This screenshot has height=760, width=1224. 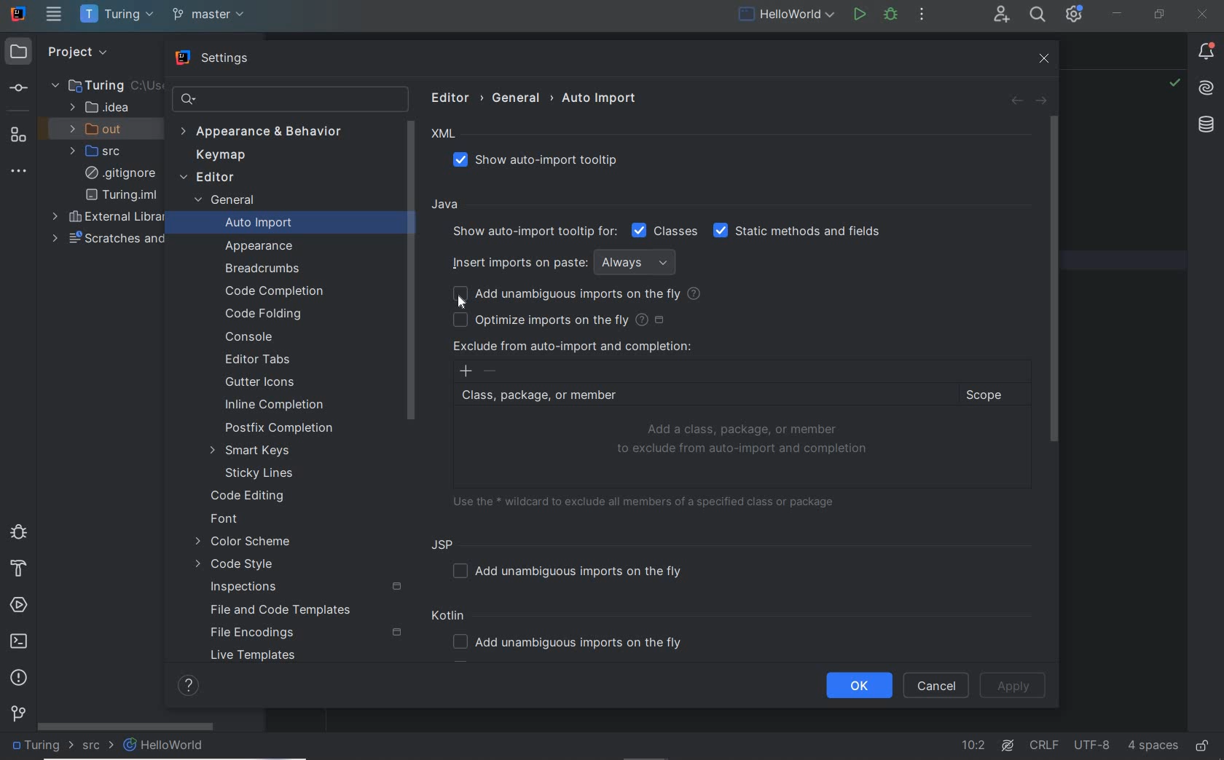 What do you see at coordinates (411, 269) in the screenshot?
I see `Scrollbar` at bounding box center [411, 269].